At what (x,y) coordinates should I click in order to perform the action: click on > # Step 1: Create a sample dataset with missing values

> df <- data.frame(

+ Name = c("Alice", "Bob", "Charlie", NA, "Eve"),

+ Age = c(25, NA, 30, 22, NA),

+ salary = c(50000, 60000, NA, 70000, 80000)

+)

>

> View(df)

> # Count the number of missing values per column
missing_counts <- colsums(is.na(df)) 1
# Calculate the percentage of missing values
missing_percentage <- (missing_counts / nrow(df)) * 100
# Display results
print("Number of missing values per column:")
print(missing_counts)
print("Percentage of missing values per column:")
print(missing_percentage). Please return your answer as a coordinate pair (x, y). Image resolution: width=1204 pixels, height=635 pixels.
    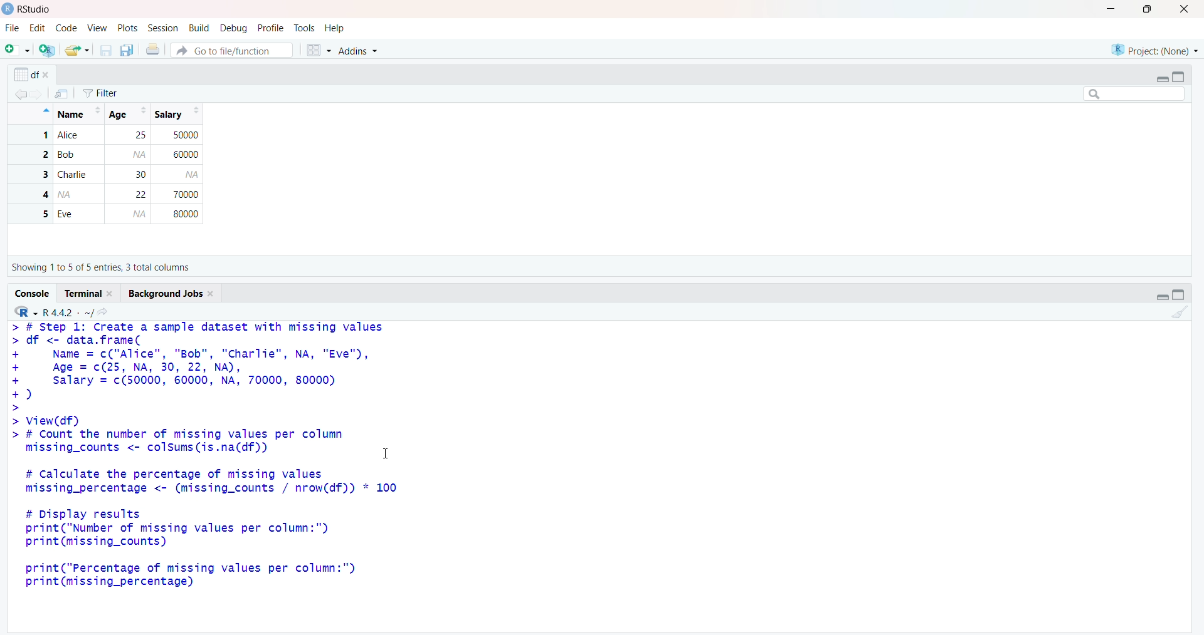
    Looking at the image, I should click on (203, 460).